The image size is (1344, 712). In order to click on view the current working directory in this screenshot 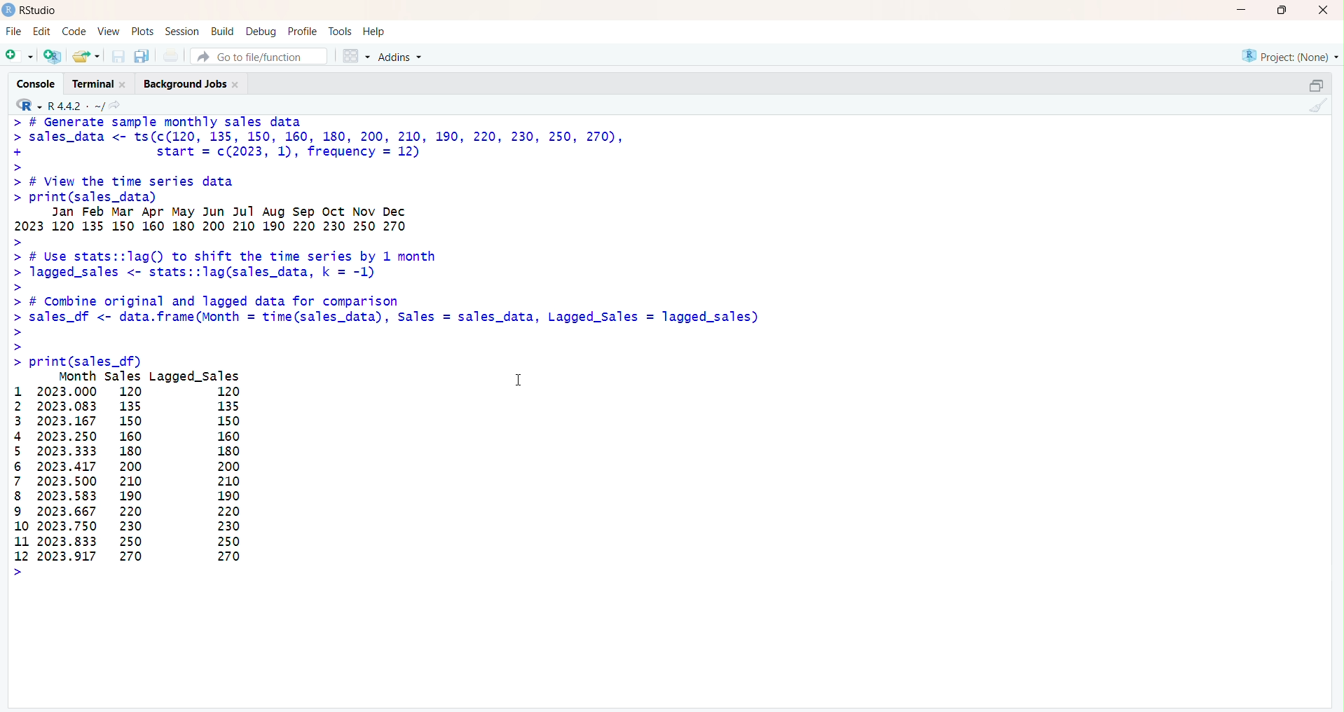, I will do `click(116, 107)`.